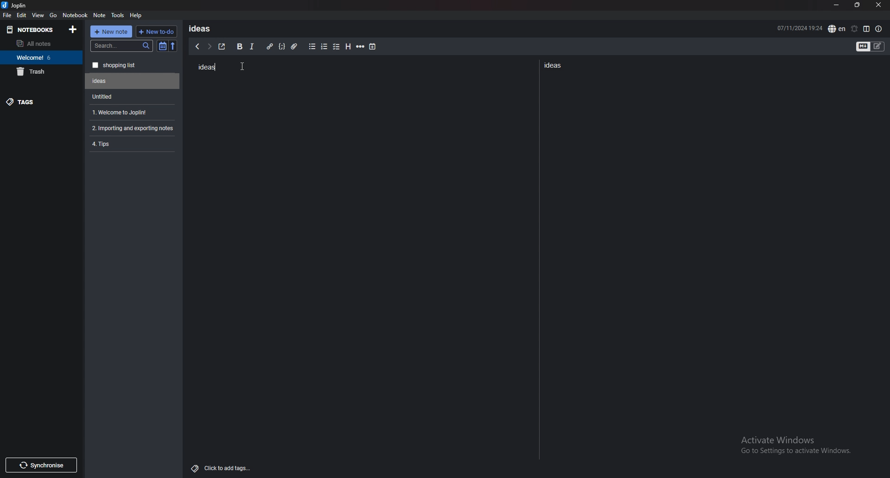  What do you see at coordinates (324, 47) in the screenshot?
I see `numbered list` at bounding box center [324, 47].